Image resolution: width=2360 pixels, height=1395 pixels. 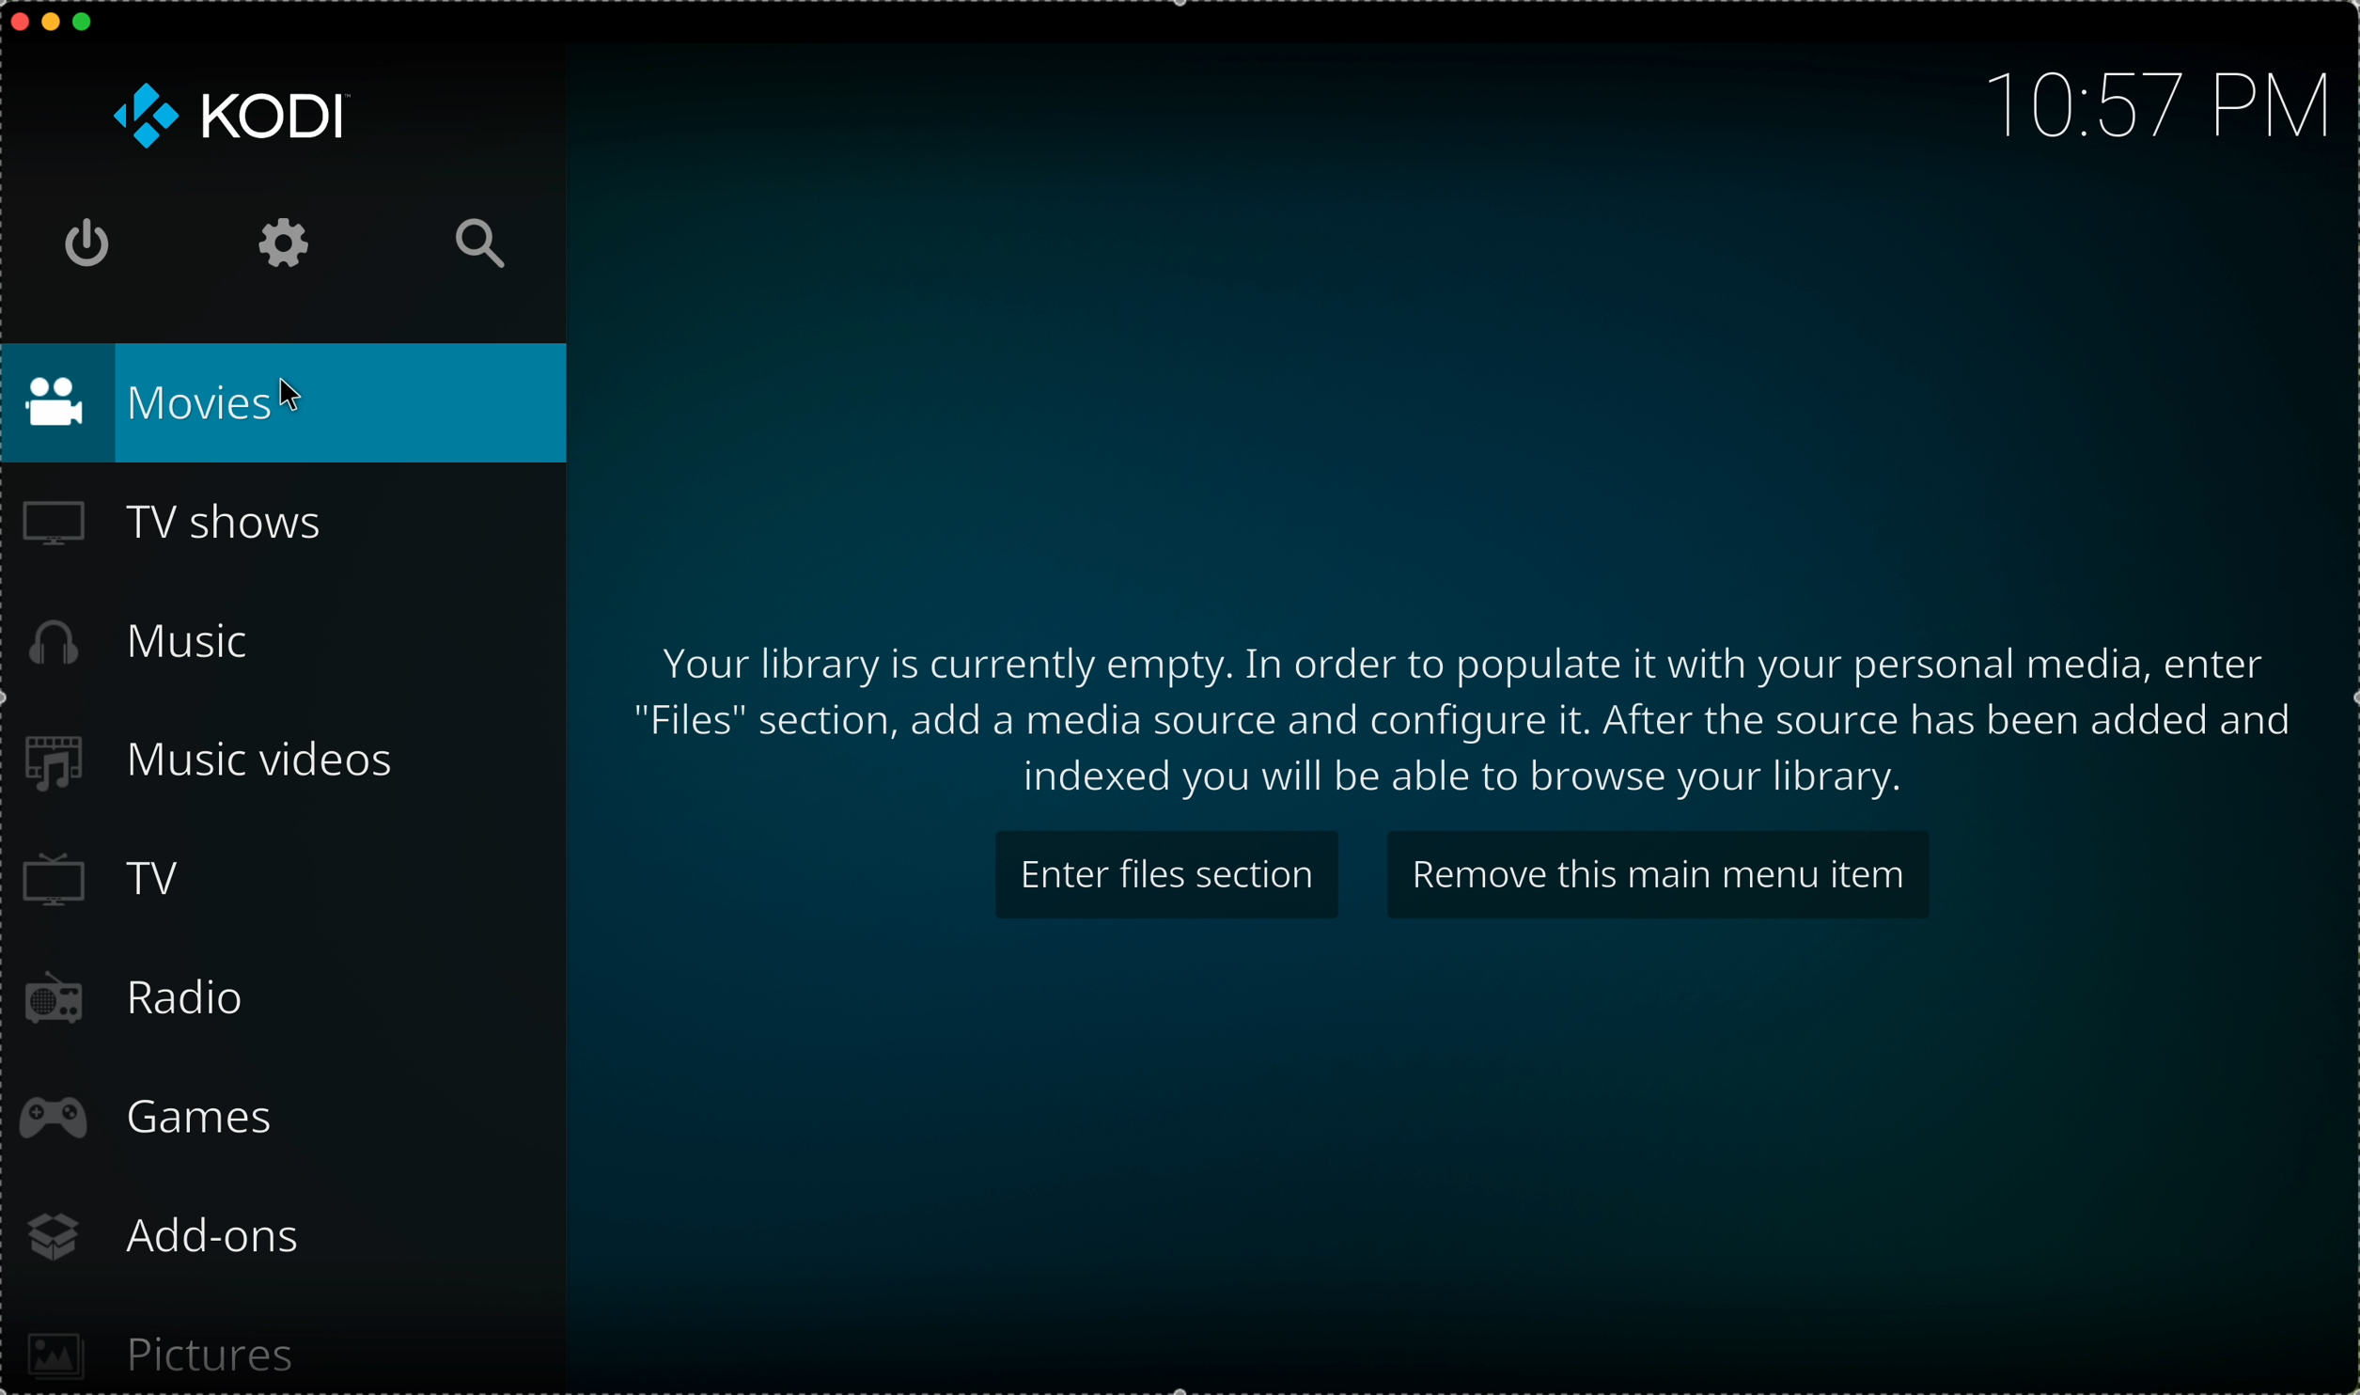 What do you see at coordinates (288, 402) in the screenshot?
I see `movies` at bounding box center [288, 402].